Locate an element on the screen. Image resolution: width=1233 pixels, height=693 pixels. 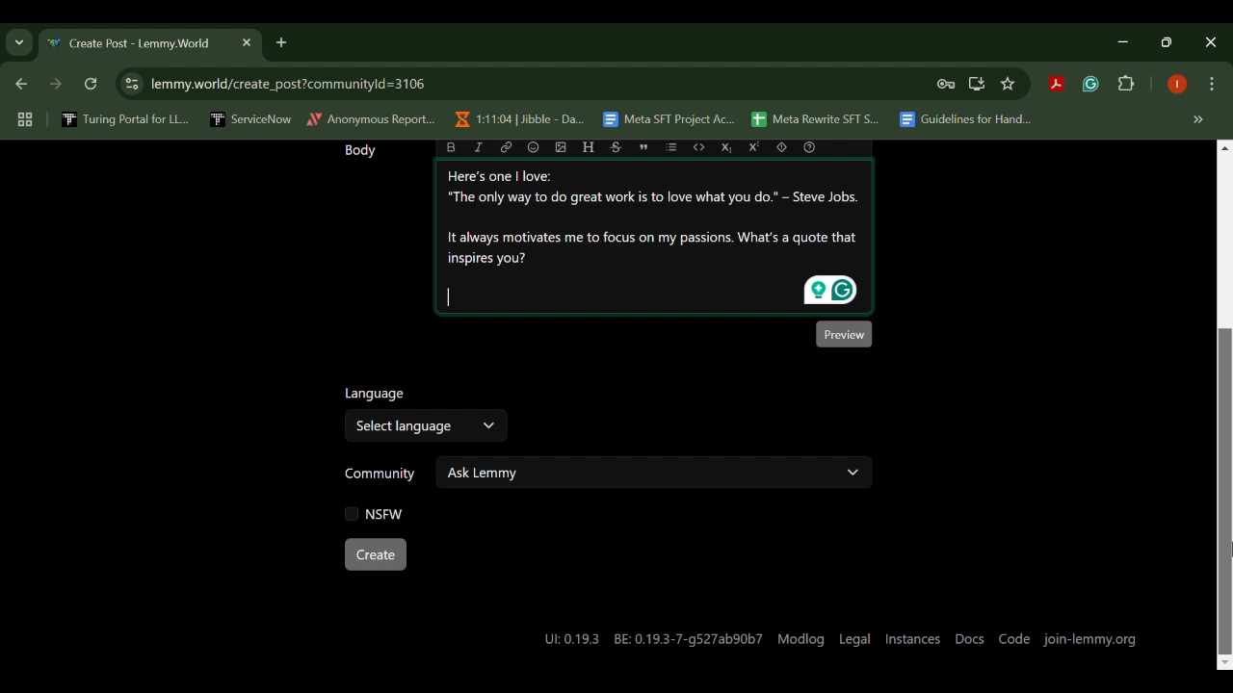
Previous Page Dropdown Menu is located at coordinates (19, 43).